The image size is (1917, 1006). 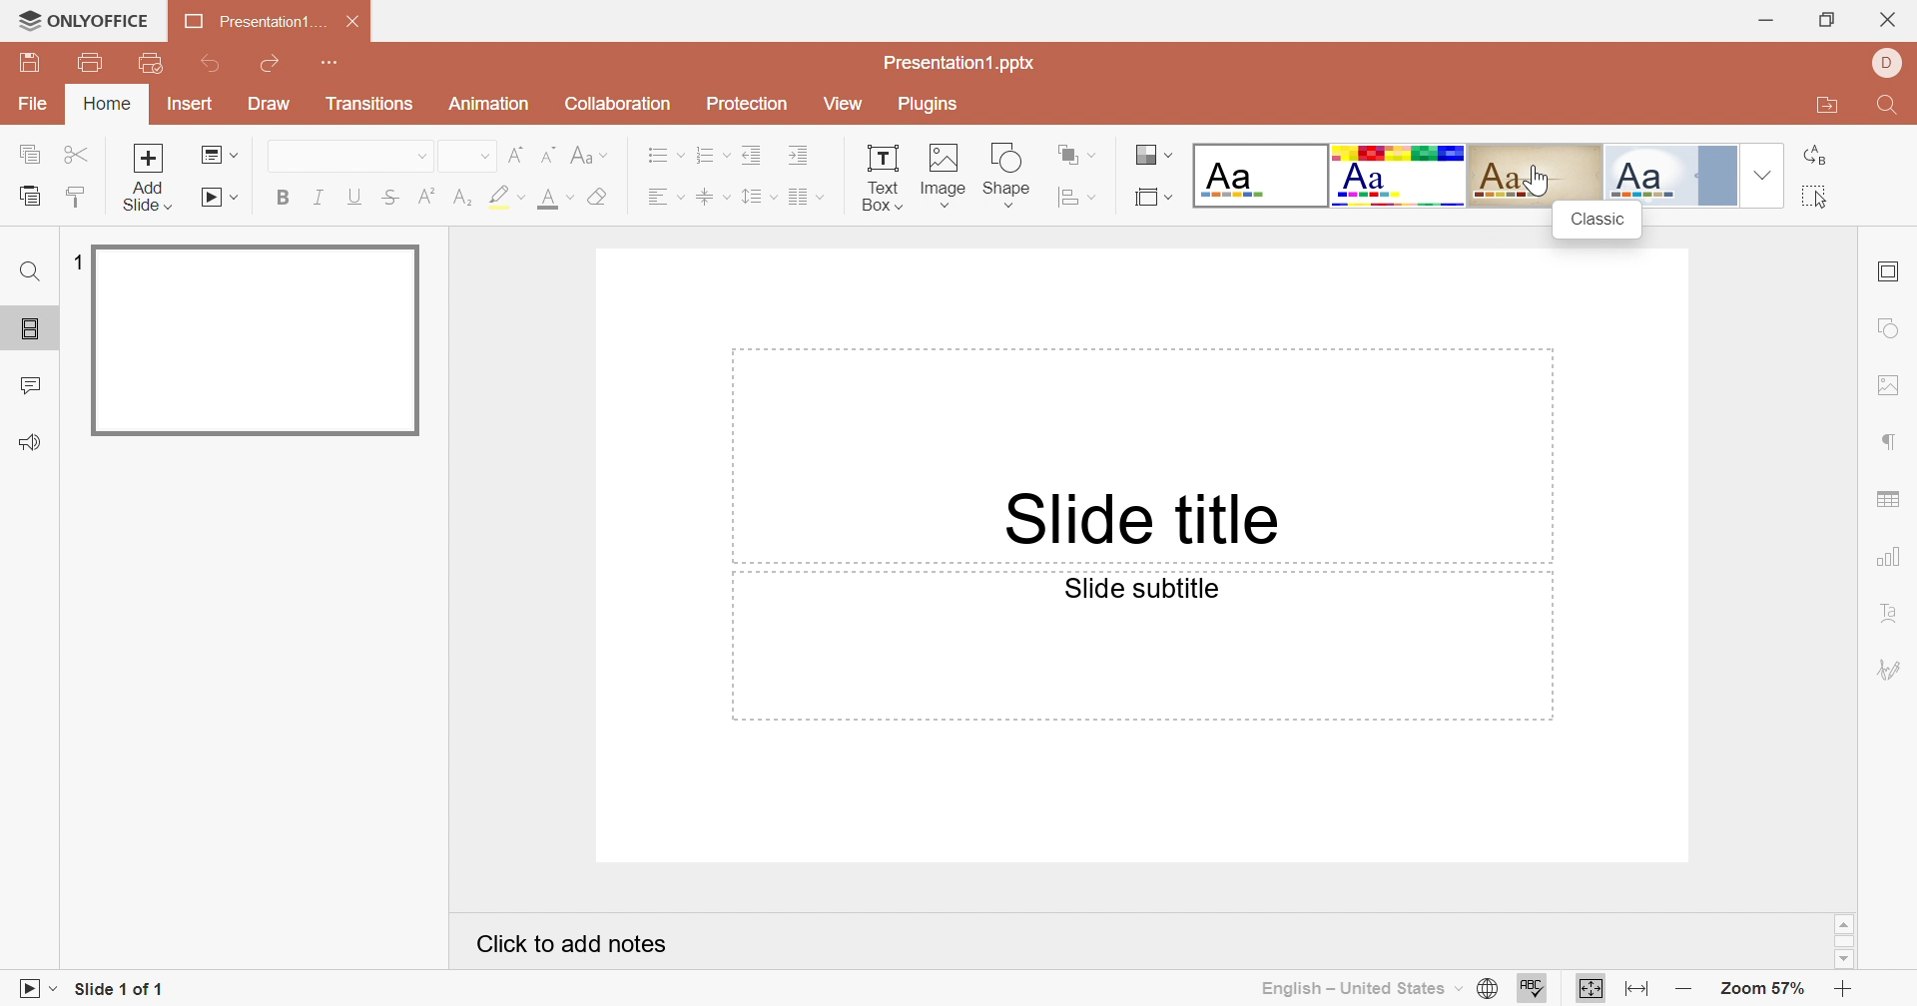 What do you see at coordinates (825, 195) in the screenshot?
I see `Drop Down` at bounding box center [825, 195].